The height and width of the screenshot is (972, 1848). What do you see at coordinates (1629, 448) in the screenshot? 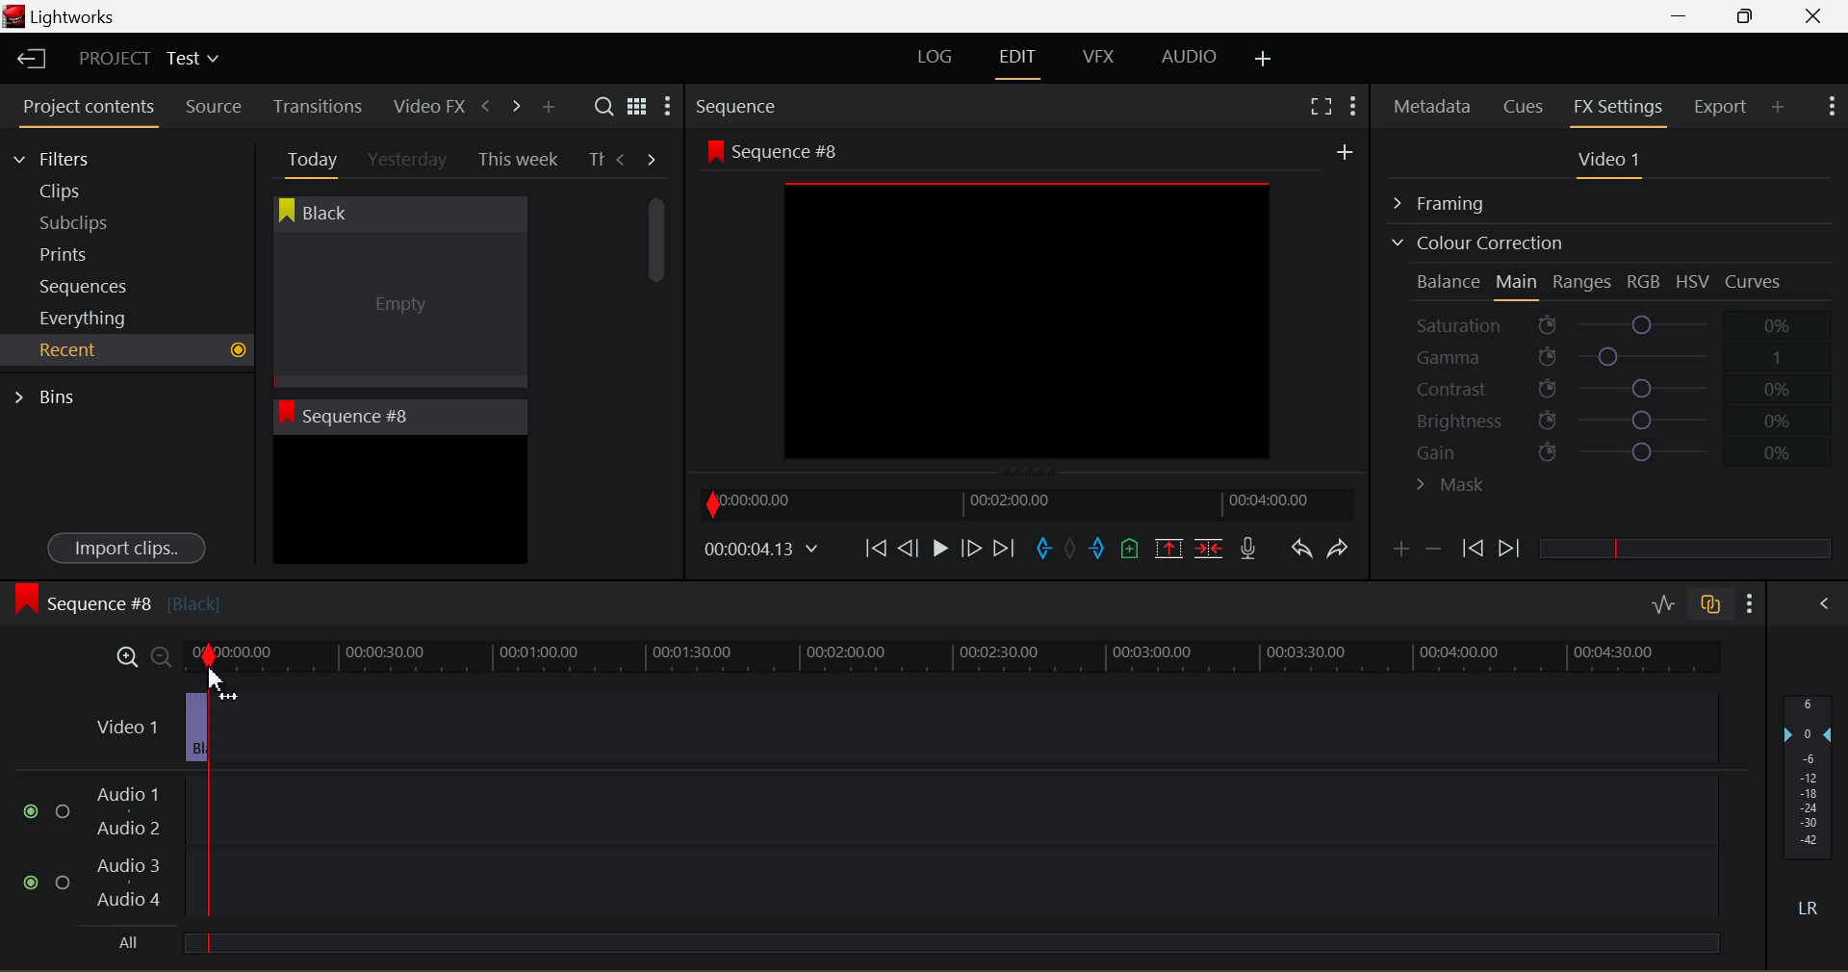
I see `Gain` at bounding box center [1629, 448].